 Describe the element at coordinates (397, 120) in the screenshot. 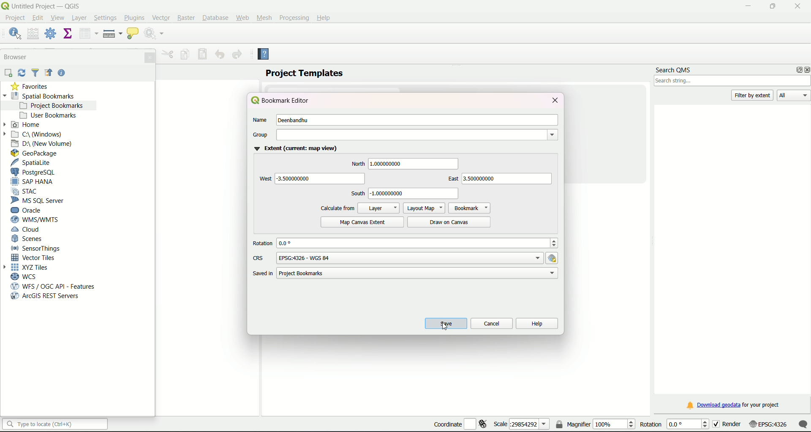

I see `name` at that location.